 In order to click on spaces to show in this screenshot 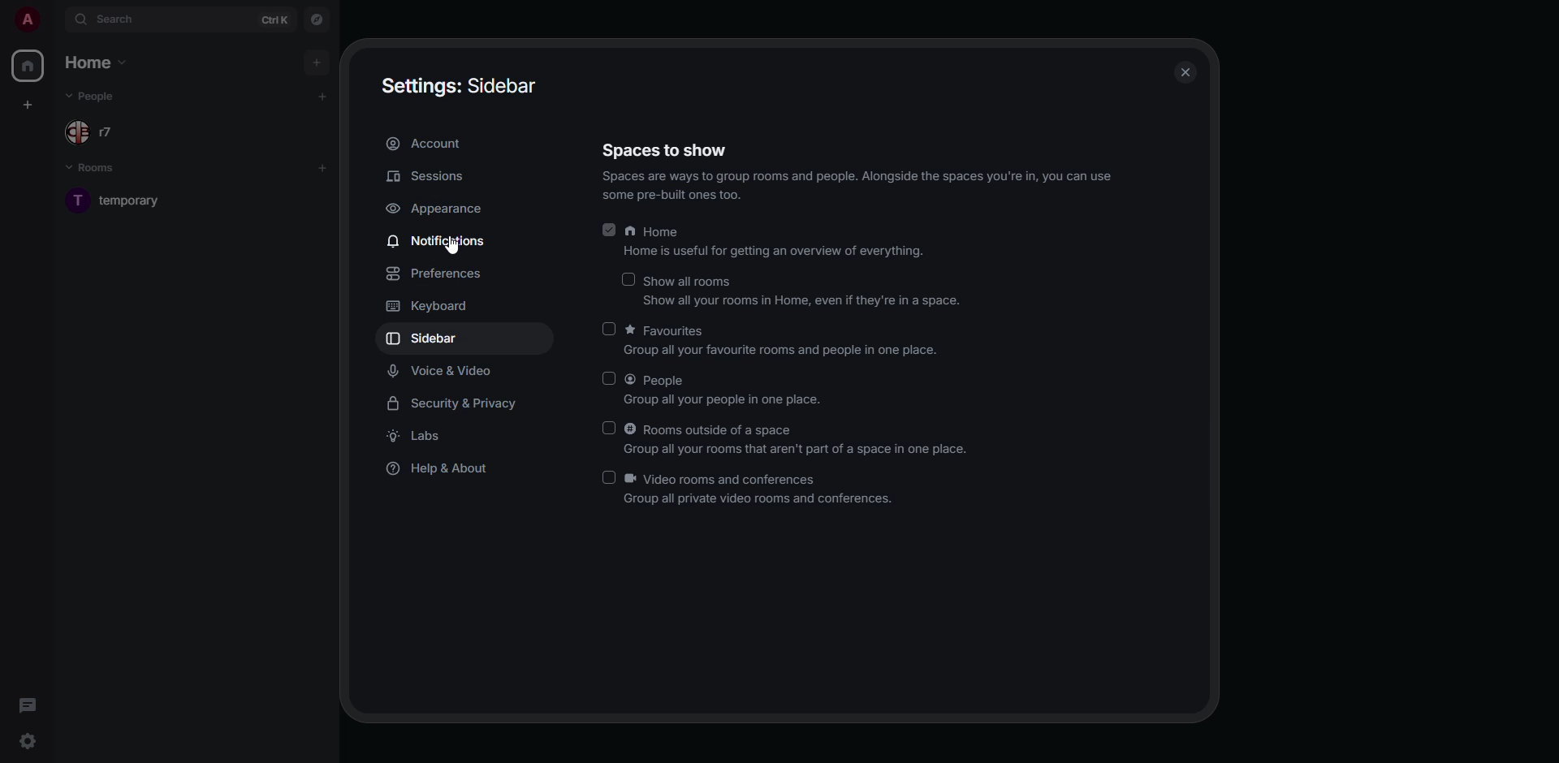, I will do `click(666, 148)`.